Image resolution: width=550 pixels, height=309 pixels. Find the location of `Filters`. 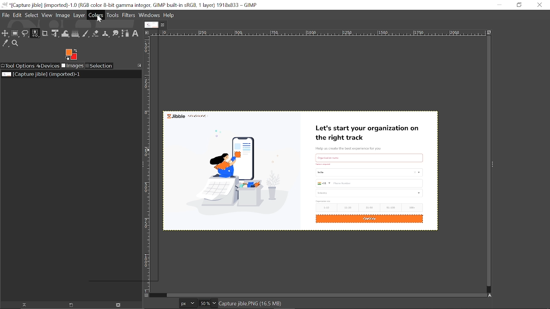

Filters is located at coordinates (129, 15).